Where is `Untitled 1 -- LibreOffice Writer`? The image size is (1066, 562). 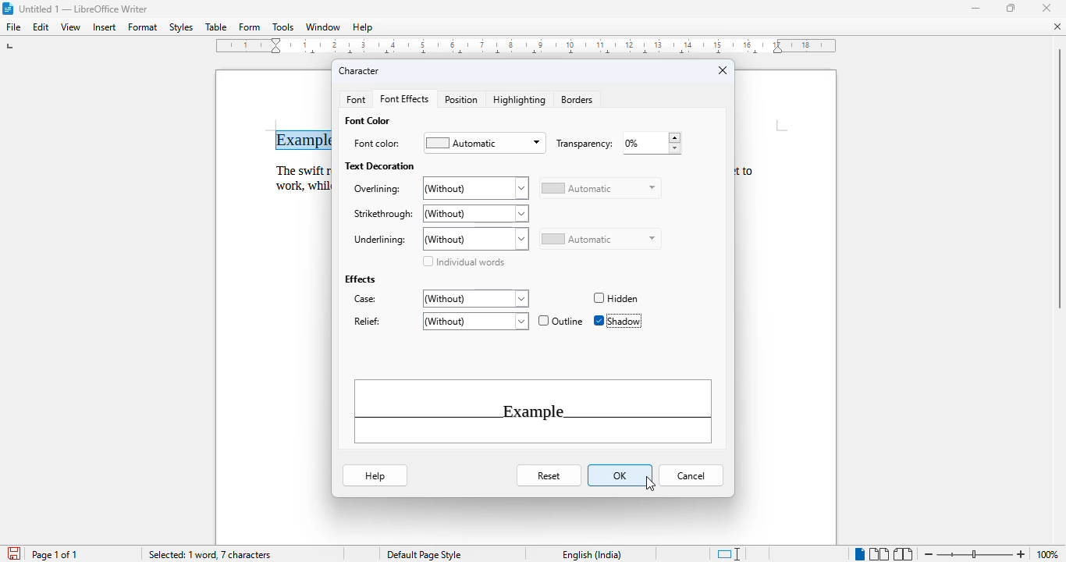 Untitled 1 -- LibreOffice Writer is located at coordinates (85, 9).